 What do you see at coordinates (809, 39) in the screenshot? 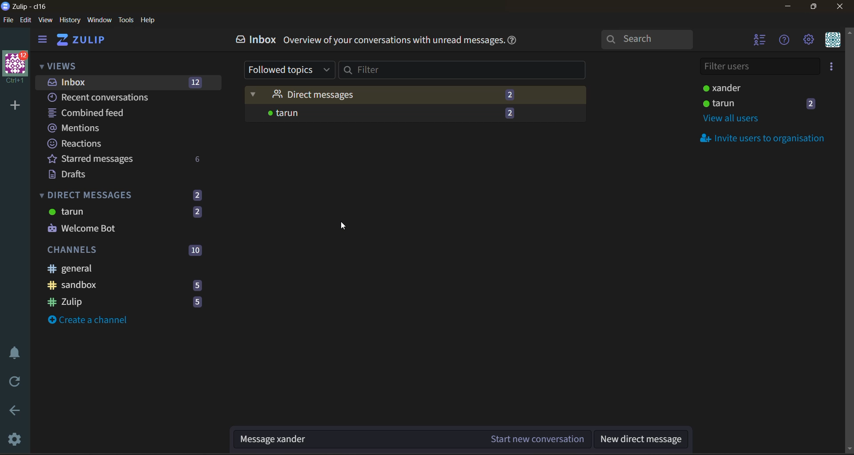
I see `settings` at bounding box center [809, 39].